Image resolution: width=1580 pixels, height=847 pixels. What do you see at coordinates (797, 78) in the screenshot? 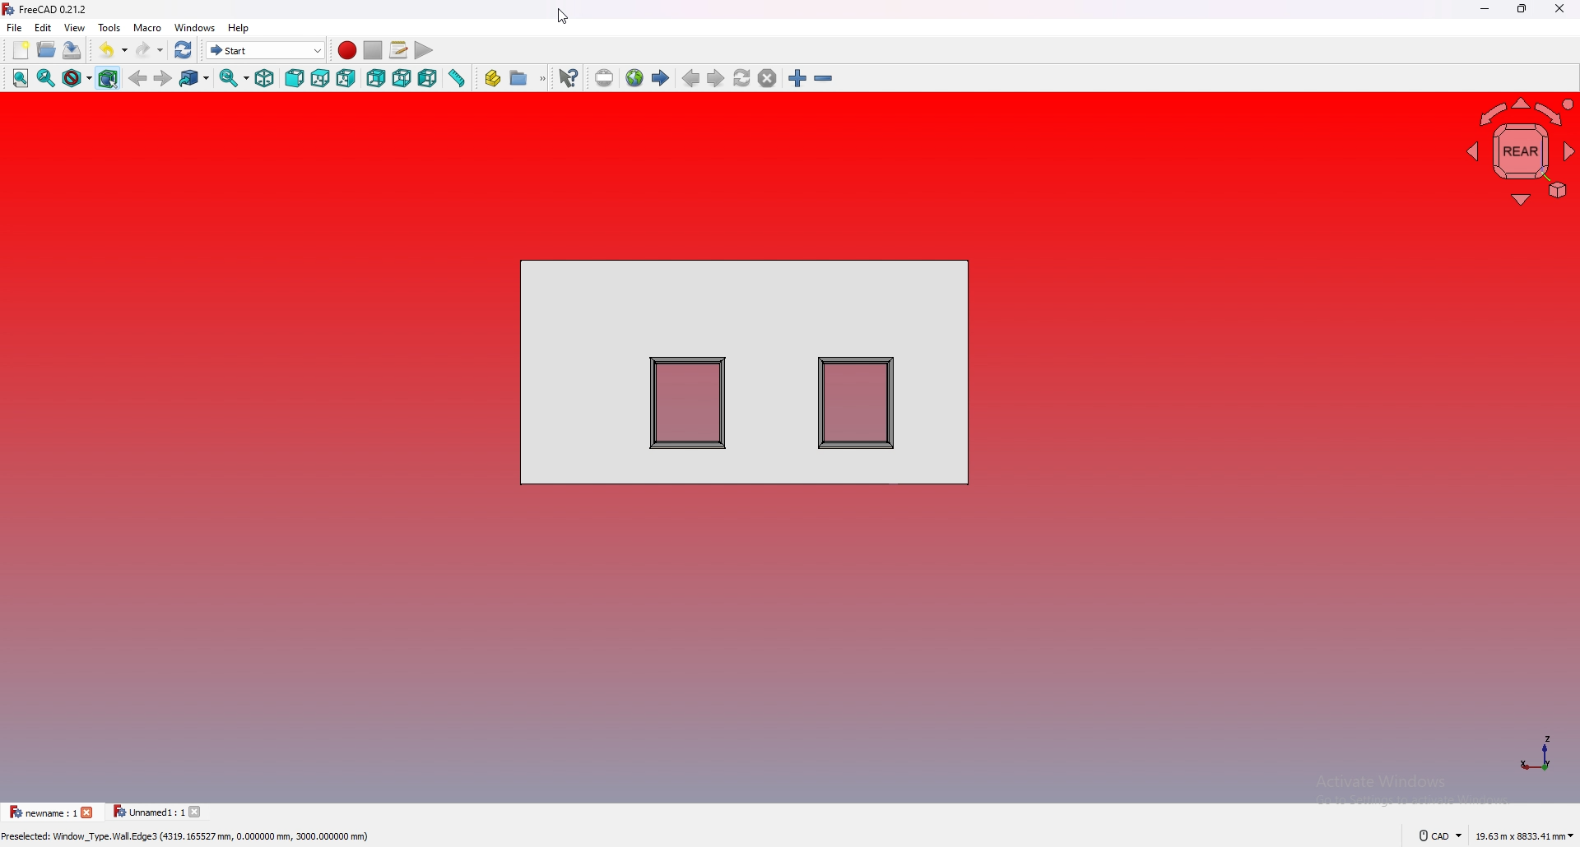
I see `zoom in` at bounding box center [797, 78].